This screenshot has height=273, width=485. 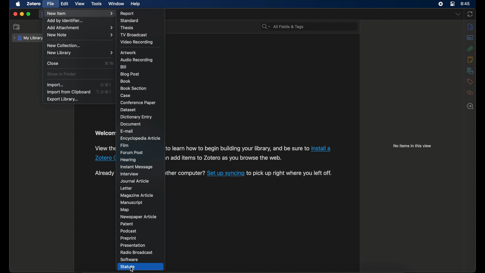 What do you see at coordinates (136, 117) in the screenshot?
I see `dictionary entry` at bounding box center [136, 117].